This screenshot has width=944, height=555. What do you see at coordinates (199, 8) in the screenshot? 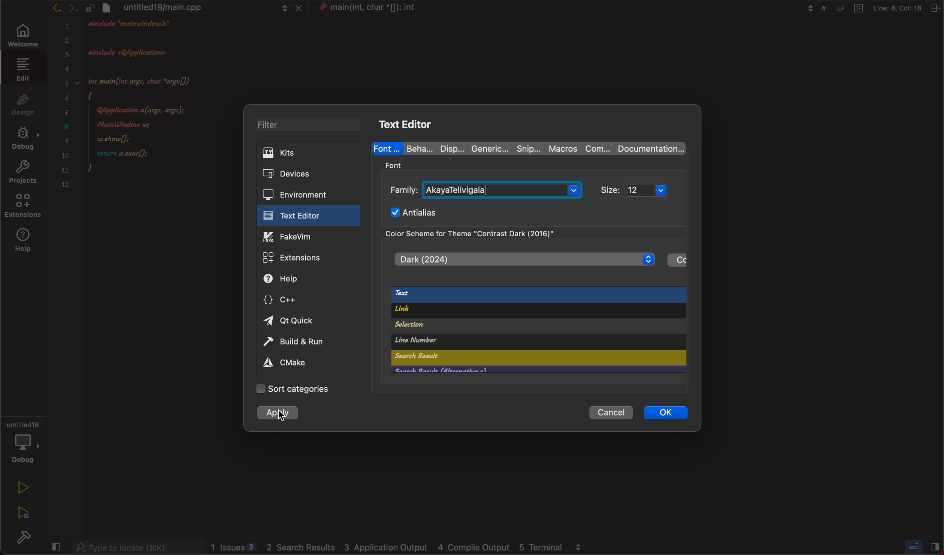
I see `font changed` at bounding box center [199, 8].